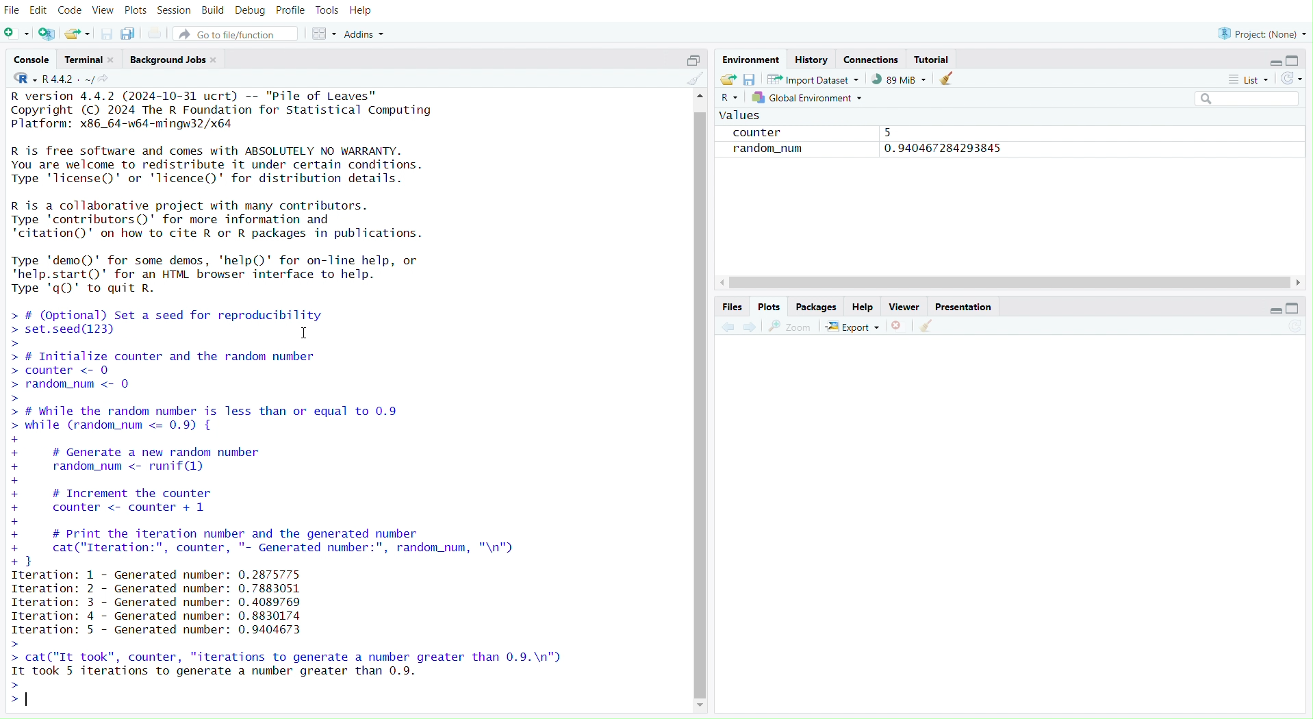 The image size is (1313, 719). Describe the element at coordinates (1277, 310) in the screenshot. I see `Minimize` at that location.